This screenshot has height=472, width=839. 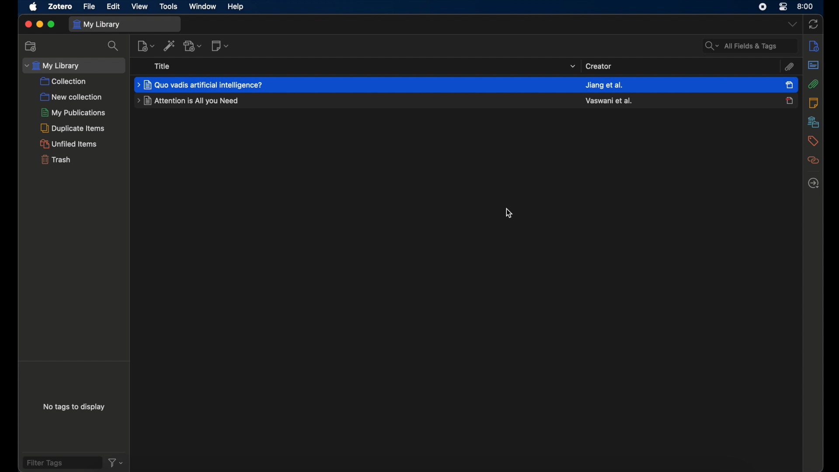 I want to click on title, so click(x=163, y=66).